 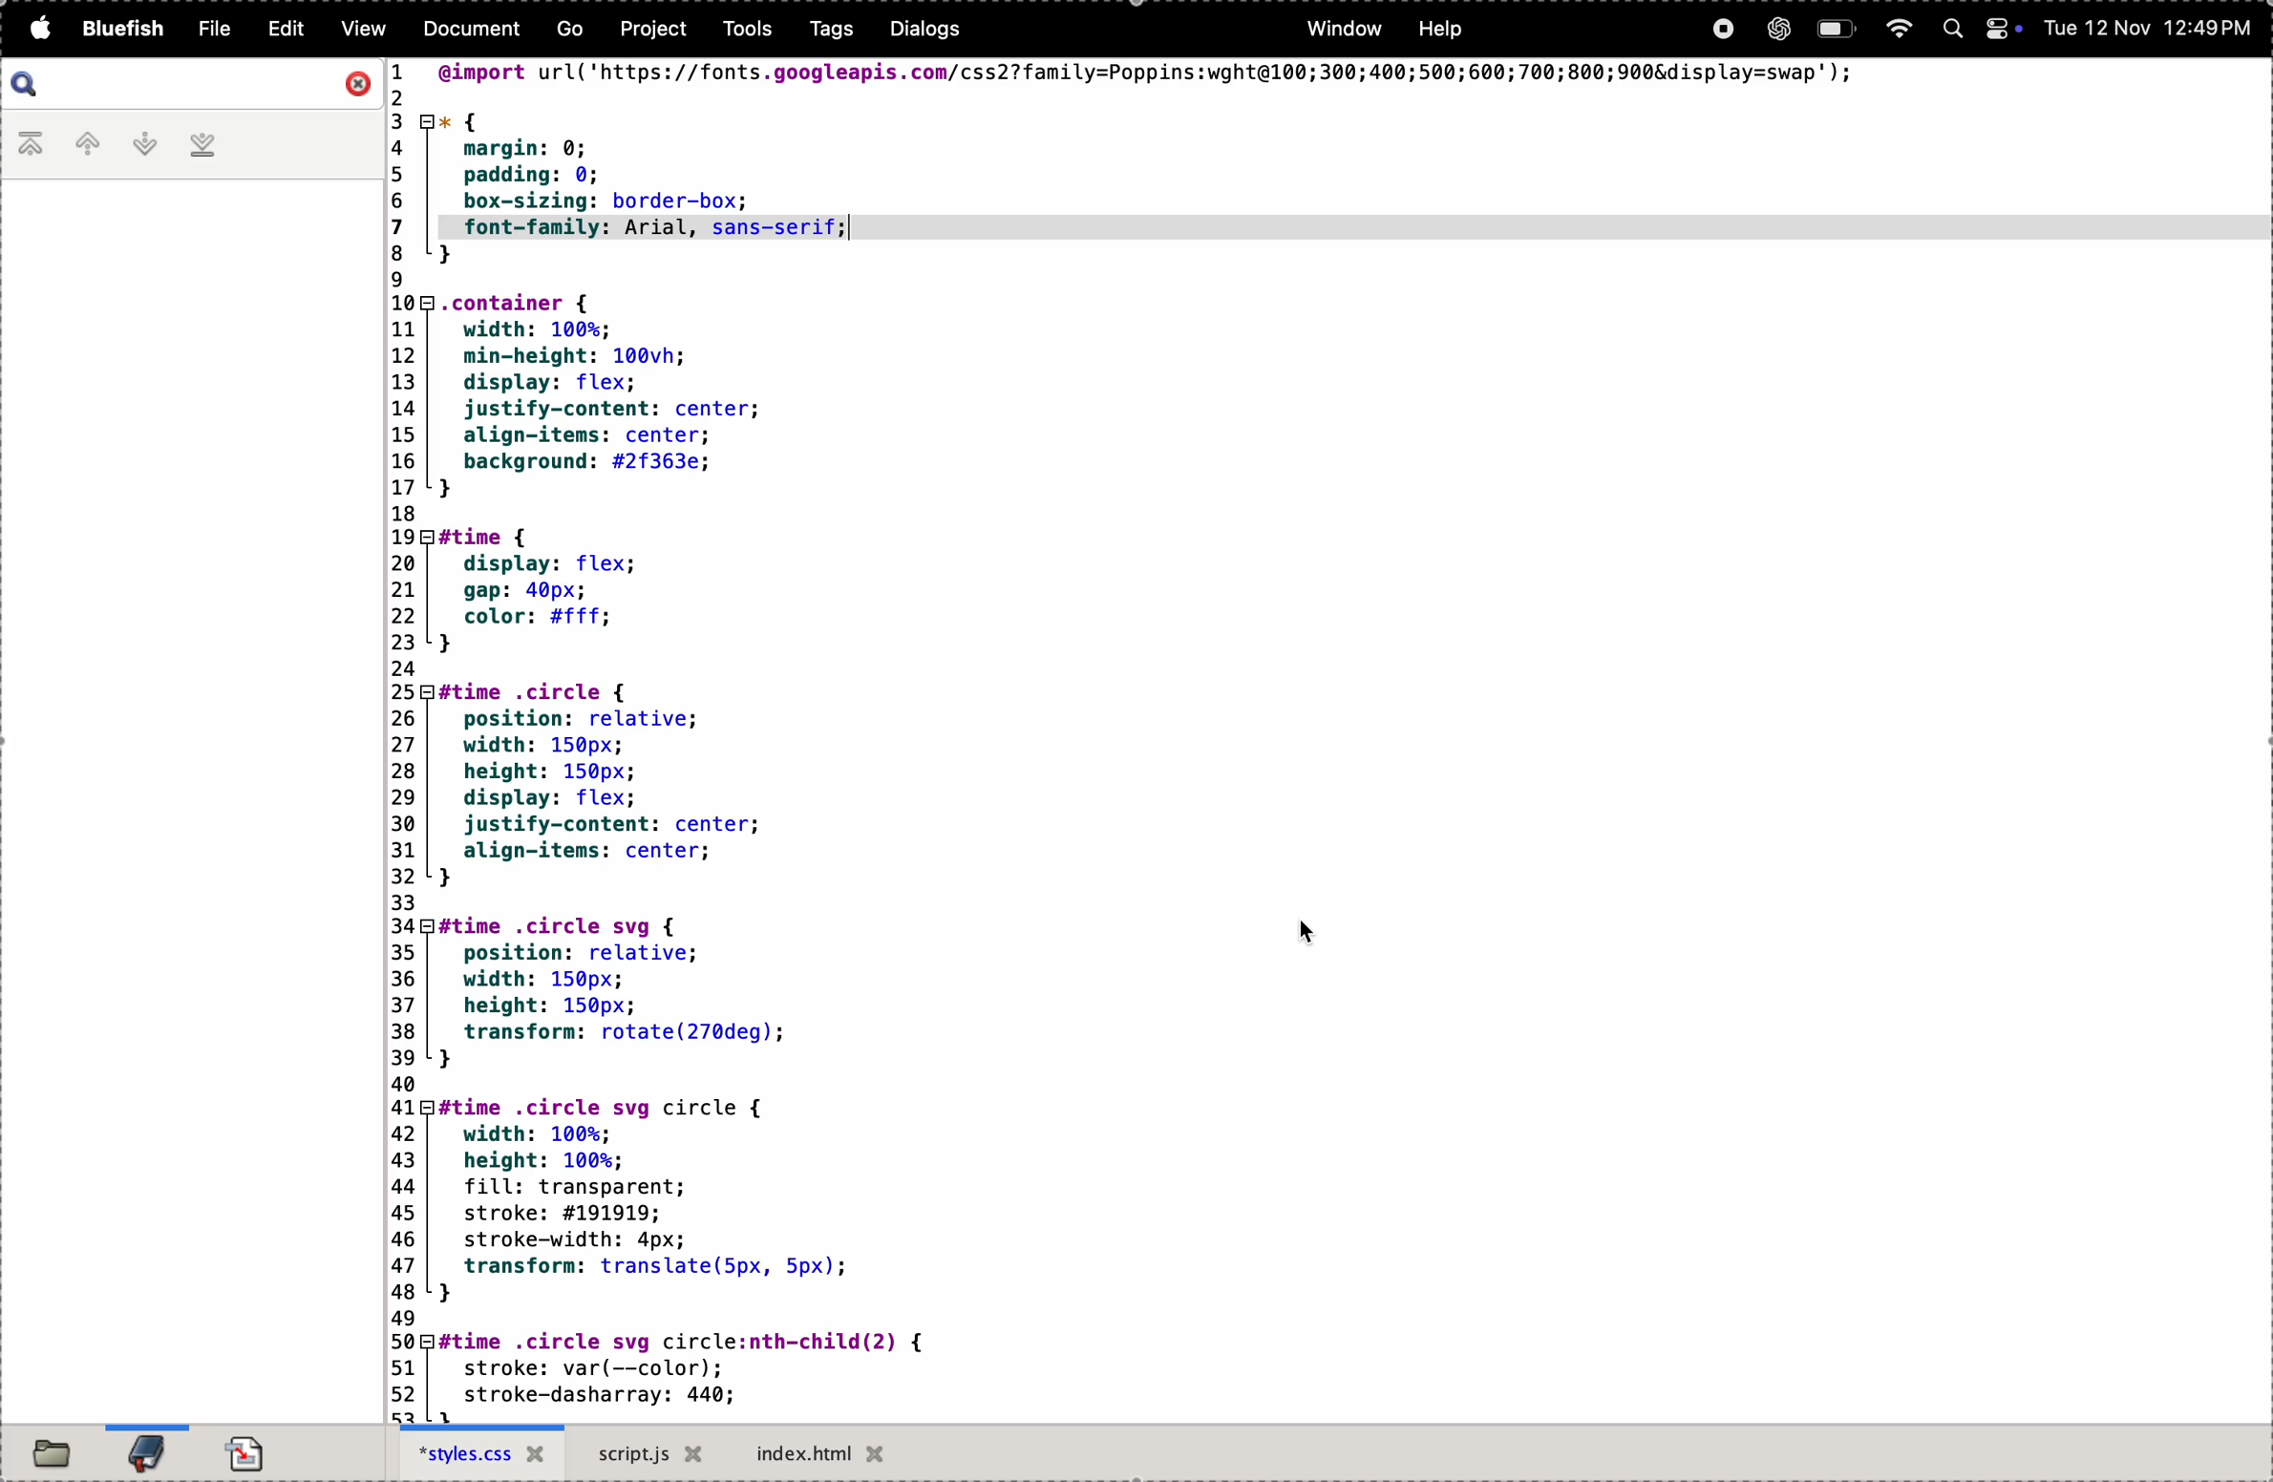 What do you see at coordinates (253, 1447) in the screenshot?
I see `open doc` at bounding box center [253, 1447].